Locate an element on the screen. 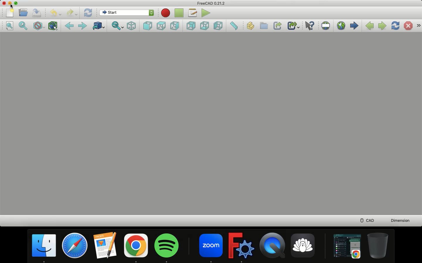 The image size is (422, 263). Create group is located at coordinates (263, 26).